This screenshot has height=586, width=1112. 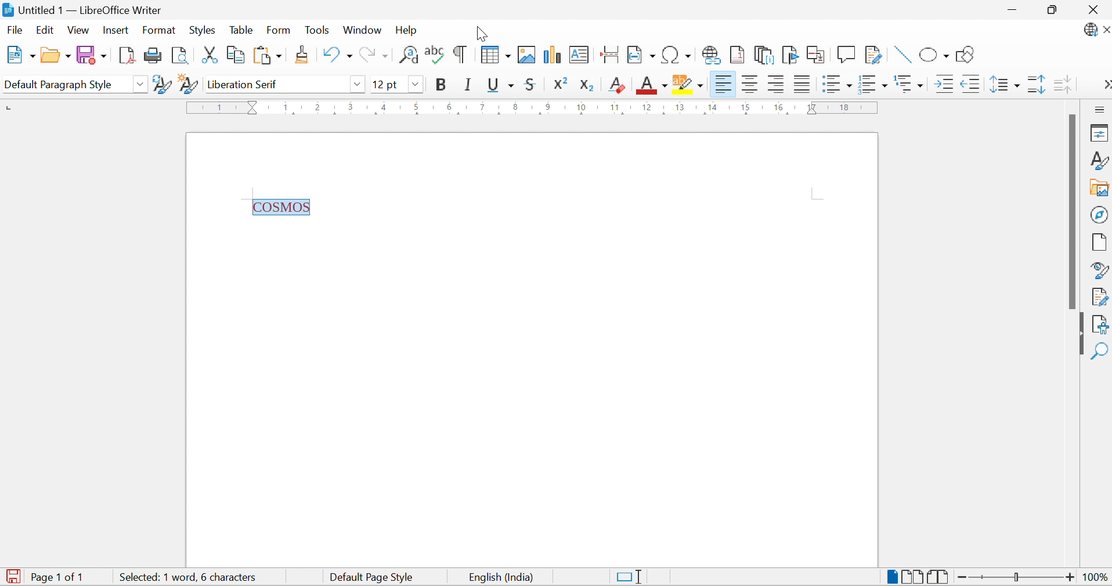 What do you see at coordinates (1099, 110) in the screenshot?
I see `Sidebar Settings` at bounding box center [1099, 110].